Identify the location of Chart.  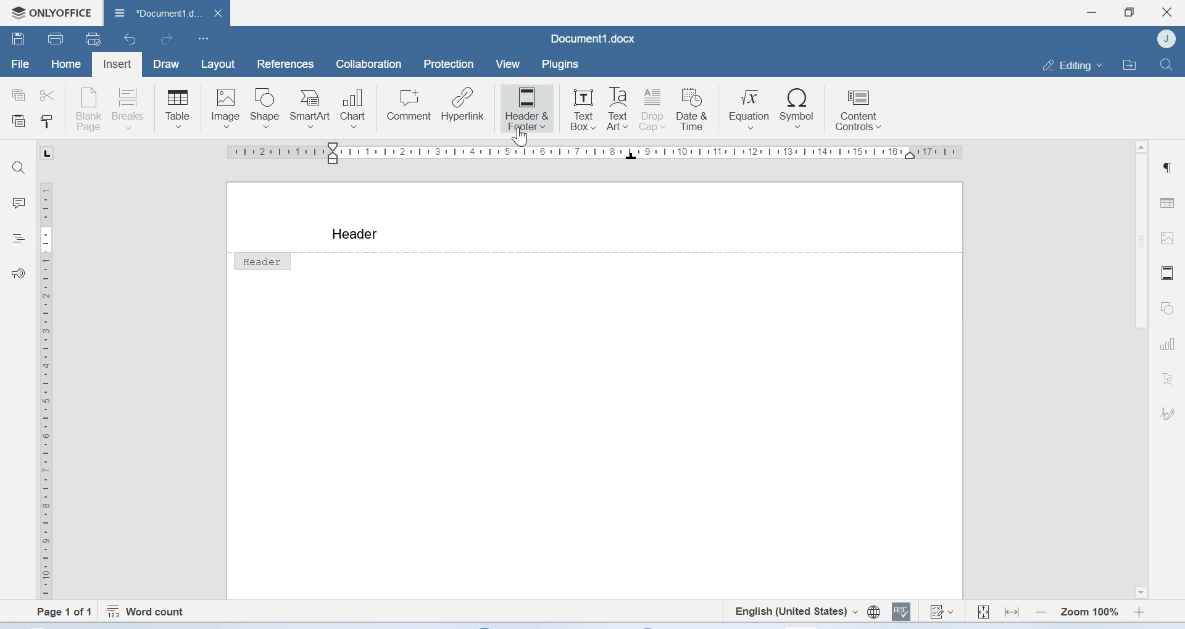
(357, 106).